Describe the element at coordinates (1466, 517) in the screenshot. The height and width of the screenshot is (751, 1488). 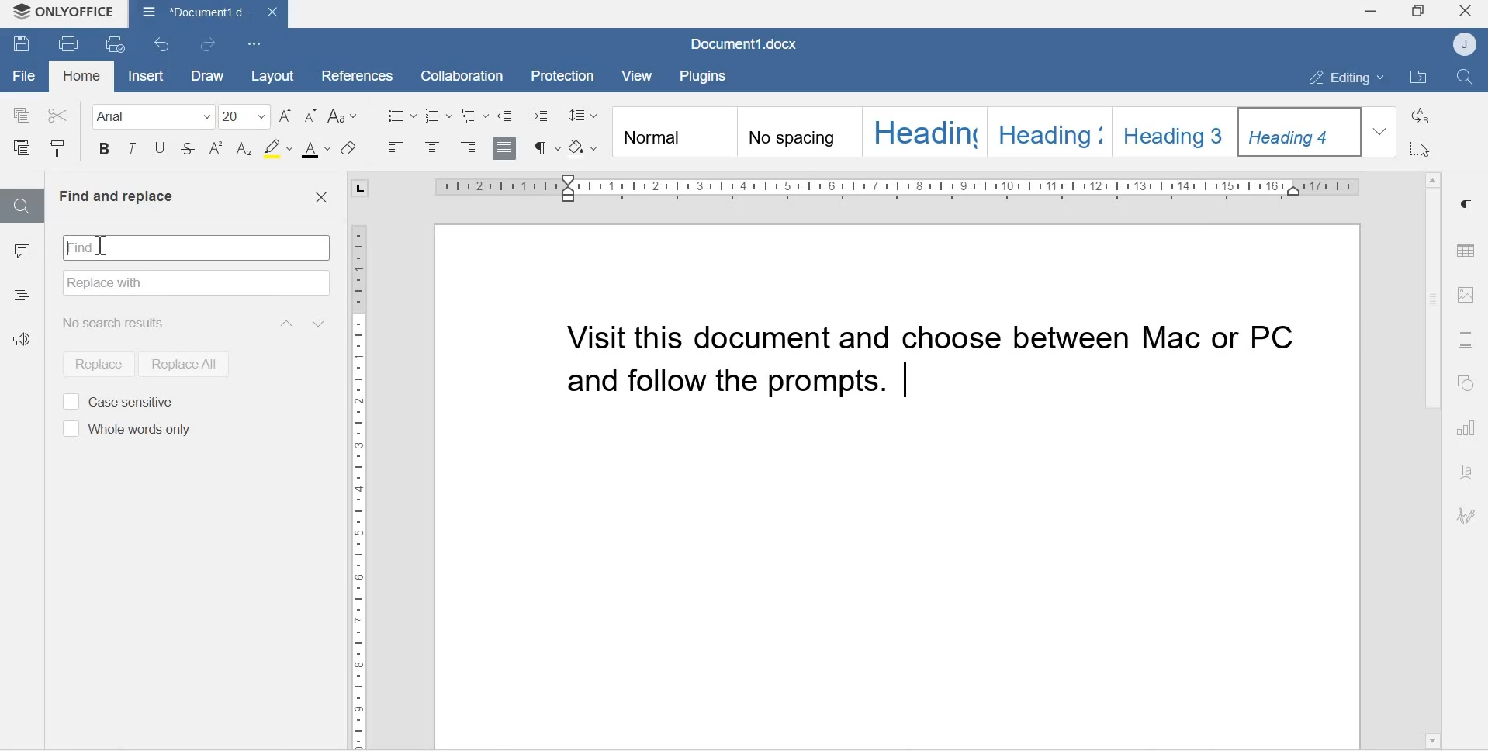
I see `Signature` at that location.